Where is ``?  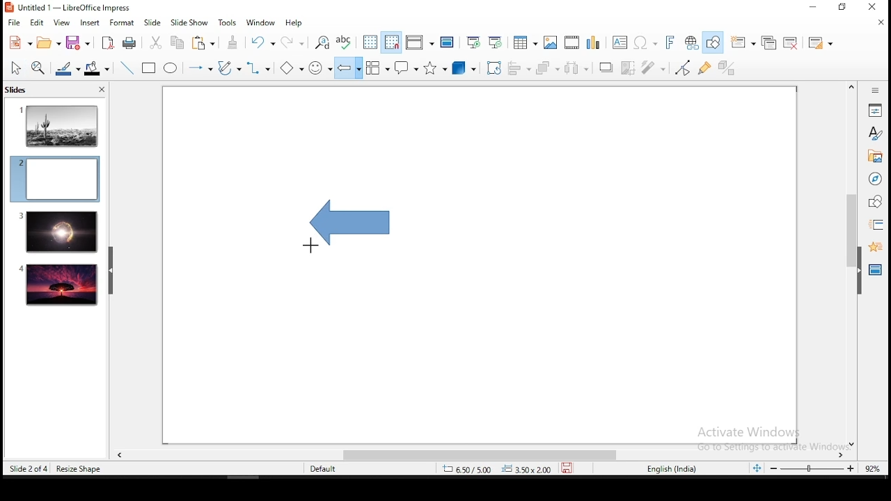  is located at coordinates (874, 90).